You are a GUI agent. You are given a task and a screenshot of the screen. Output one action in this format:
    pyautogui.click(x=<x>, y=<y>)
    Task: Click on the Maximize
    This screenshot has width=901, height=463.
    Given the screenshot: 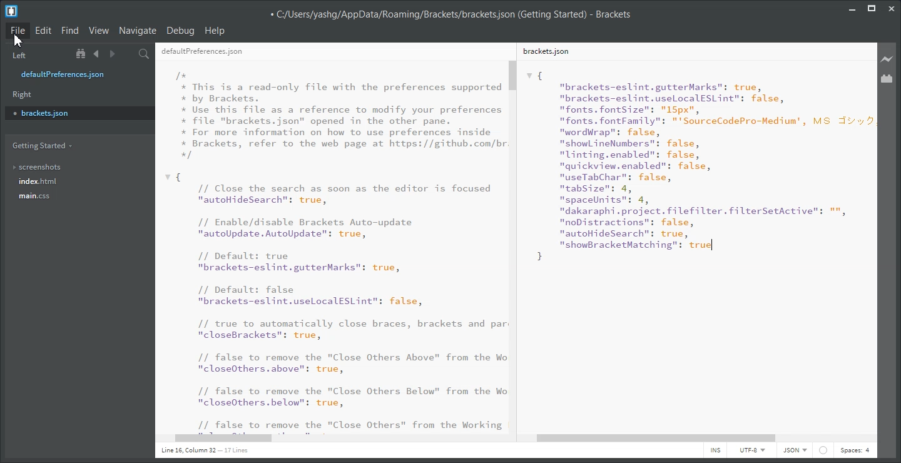 What is the action you would take?
    pyautogui.click(x=872, y=7)
    